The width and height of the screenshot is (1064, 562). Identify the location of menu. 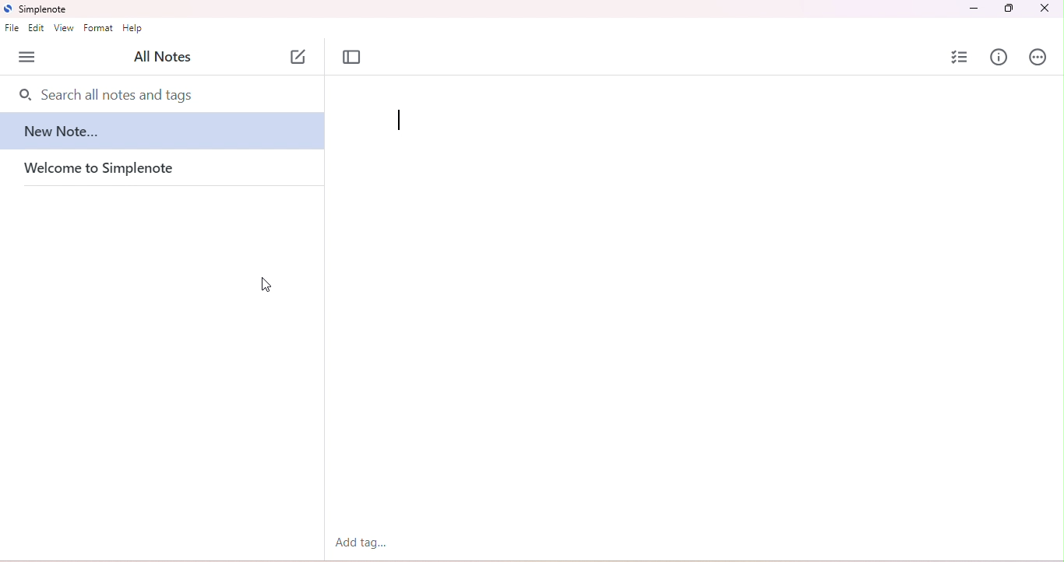
(30, 57).